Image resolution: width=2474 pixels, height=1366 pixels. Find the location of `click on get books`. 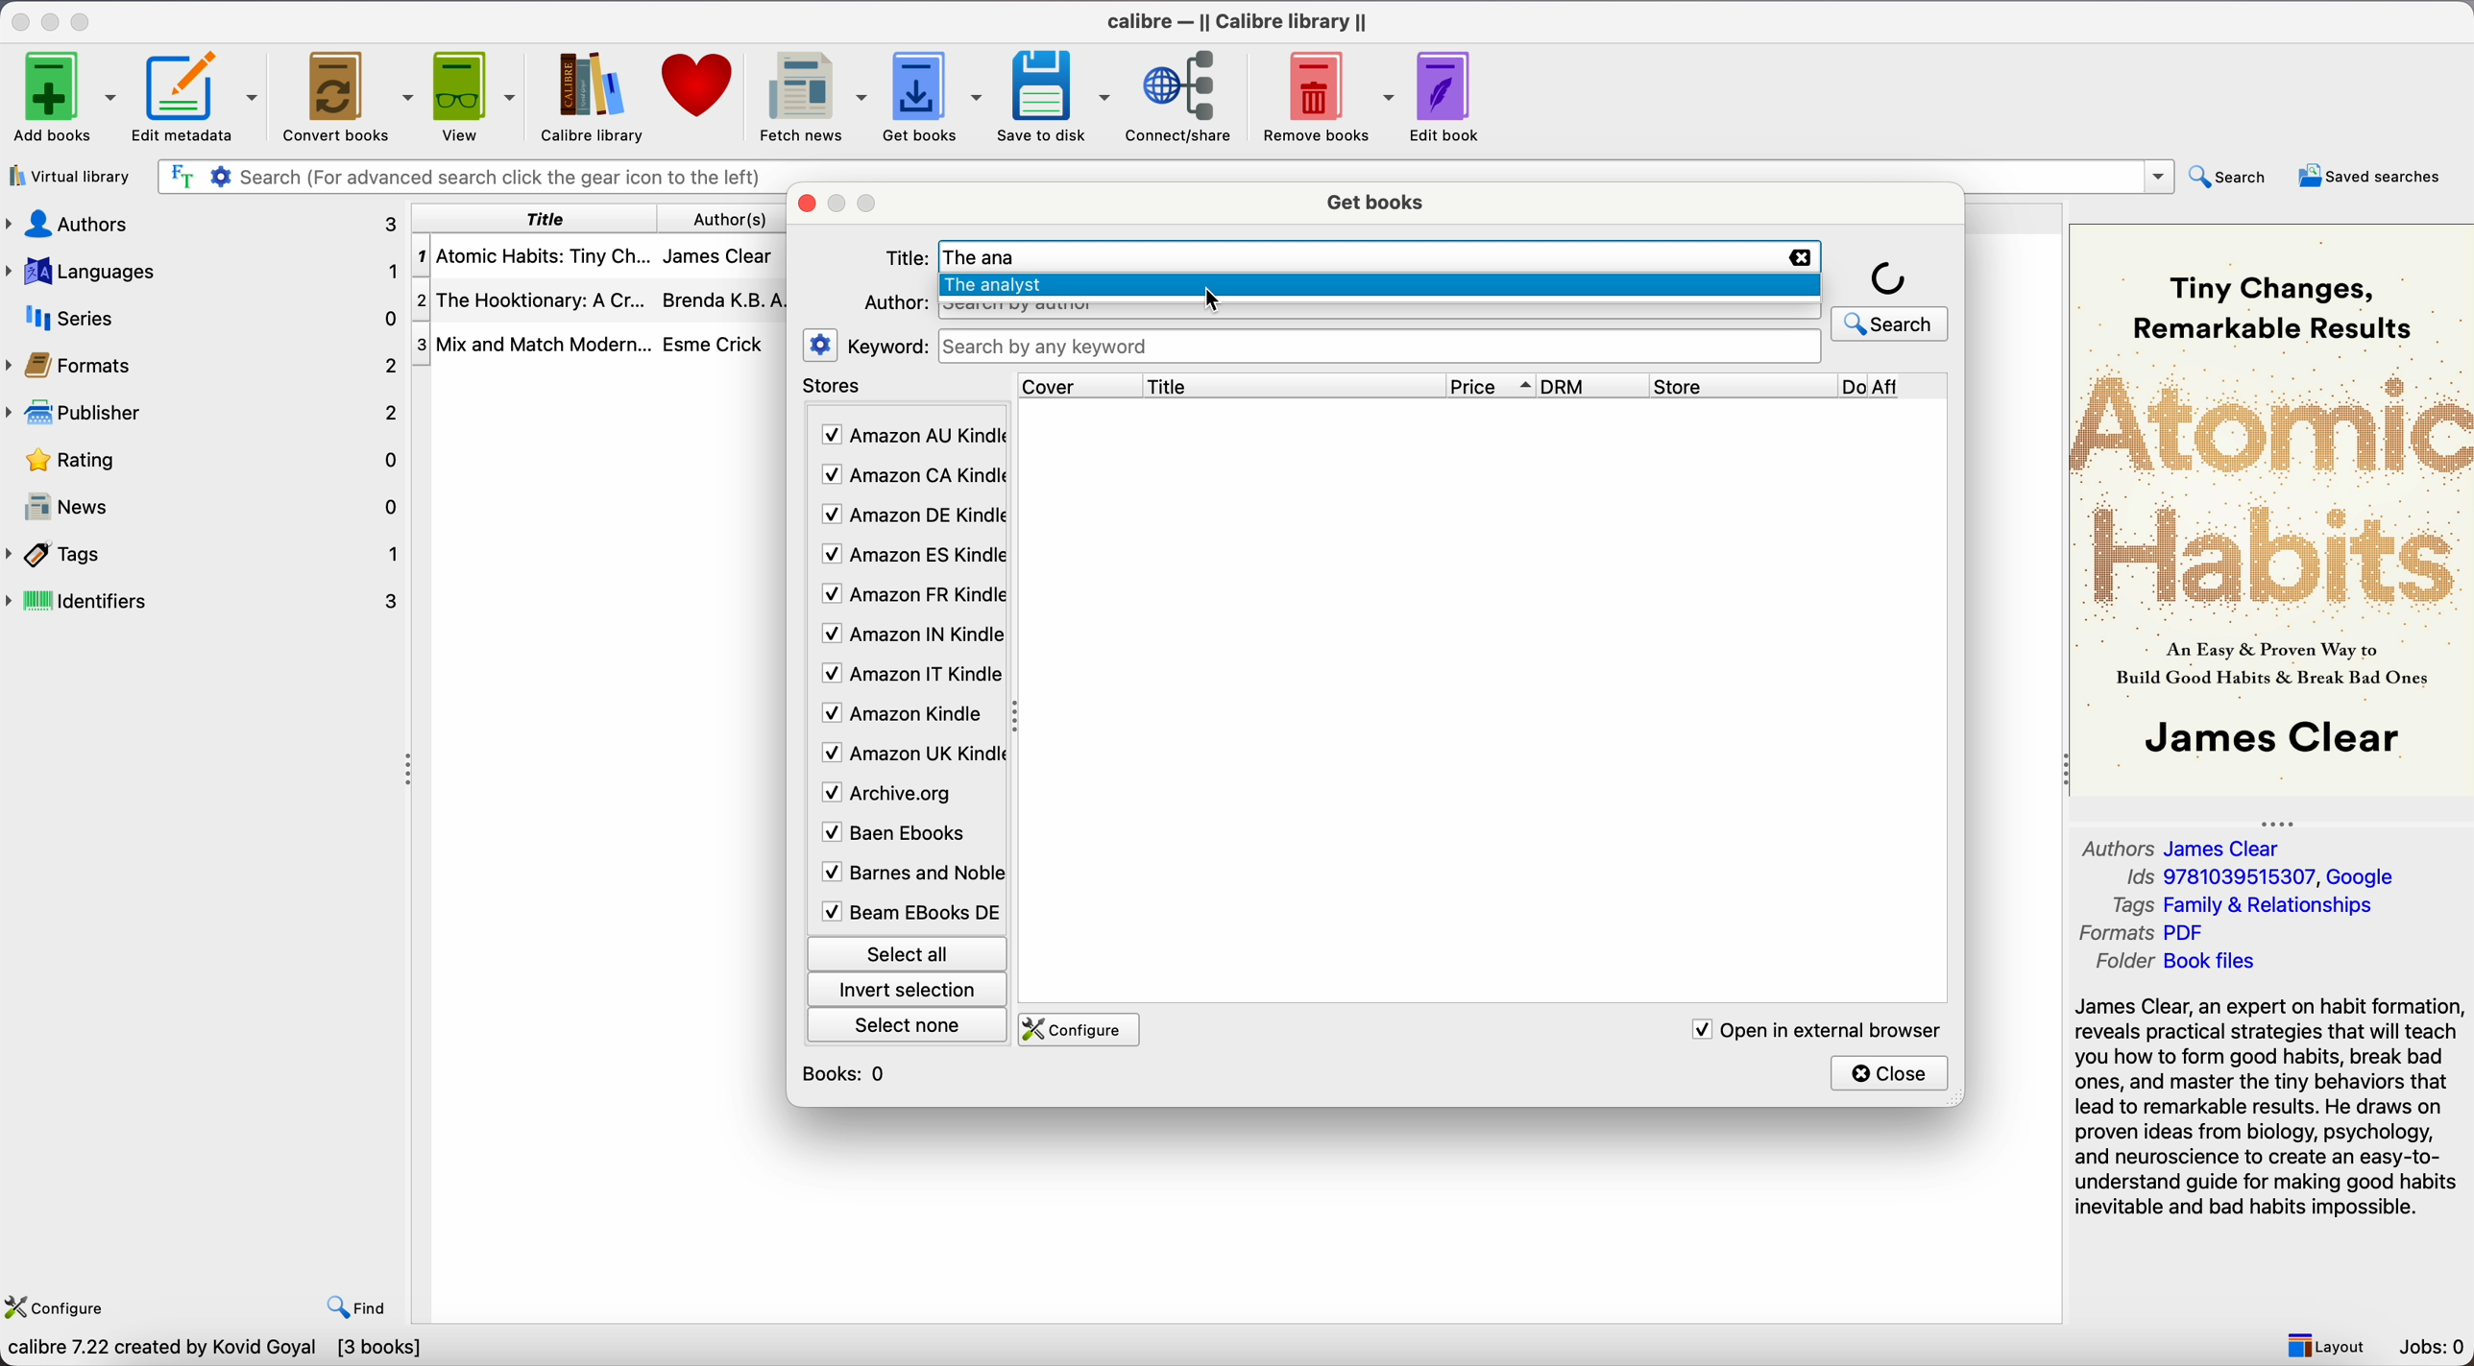

click on get books is located at coordinates (928, 97).